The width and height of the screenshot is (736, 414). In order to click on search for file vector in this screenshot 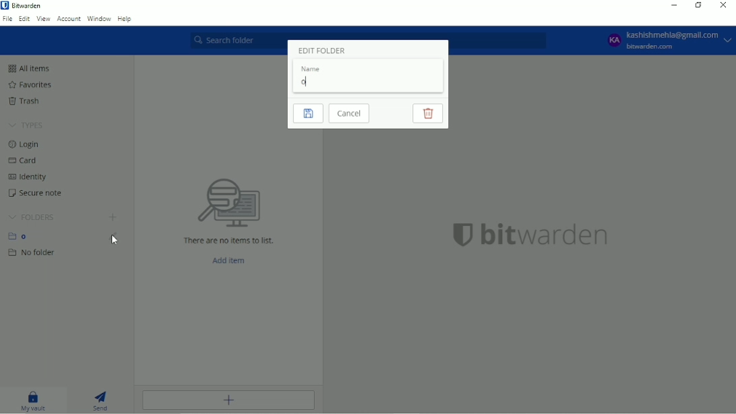, I will do `click(228, 202)`.